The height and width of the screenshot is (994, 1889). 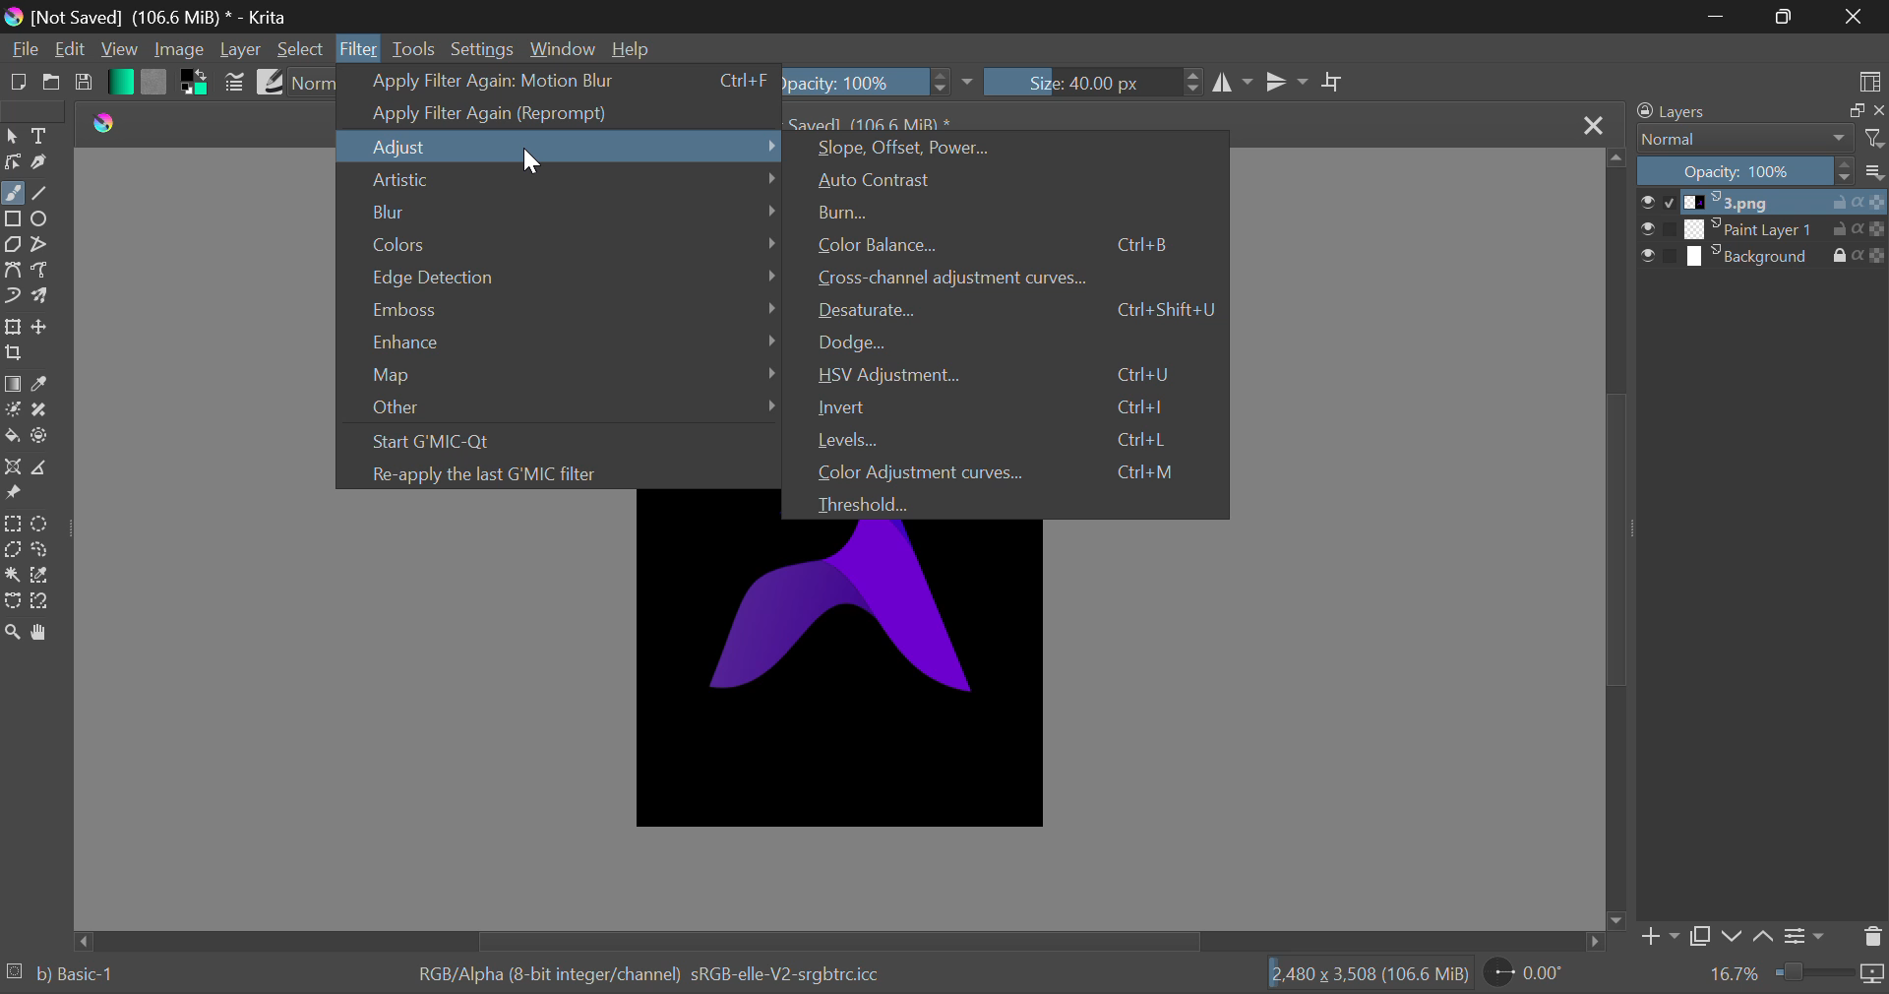 What do you see at coordinates (1287, 82) in the screenshot?
I see `Horizontal Mirror Flip` at bounding box center [1287, 82].